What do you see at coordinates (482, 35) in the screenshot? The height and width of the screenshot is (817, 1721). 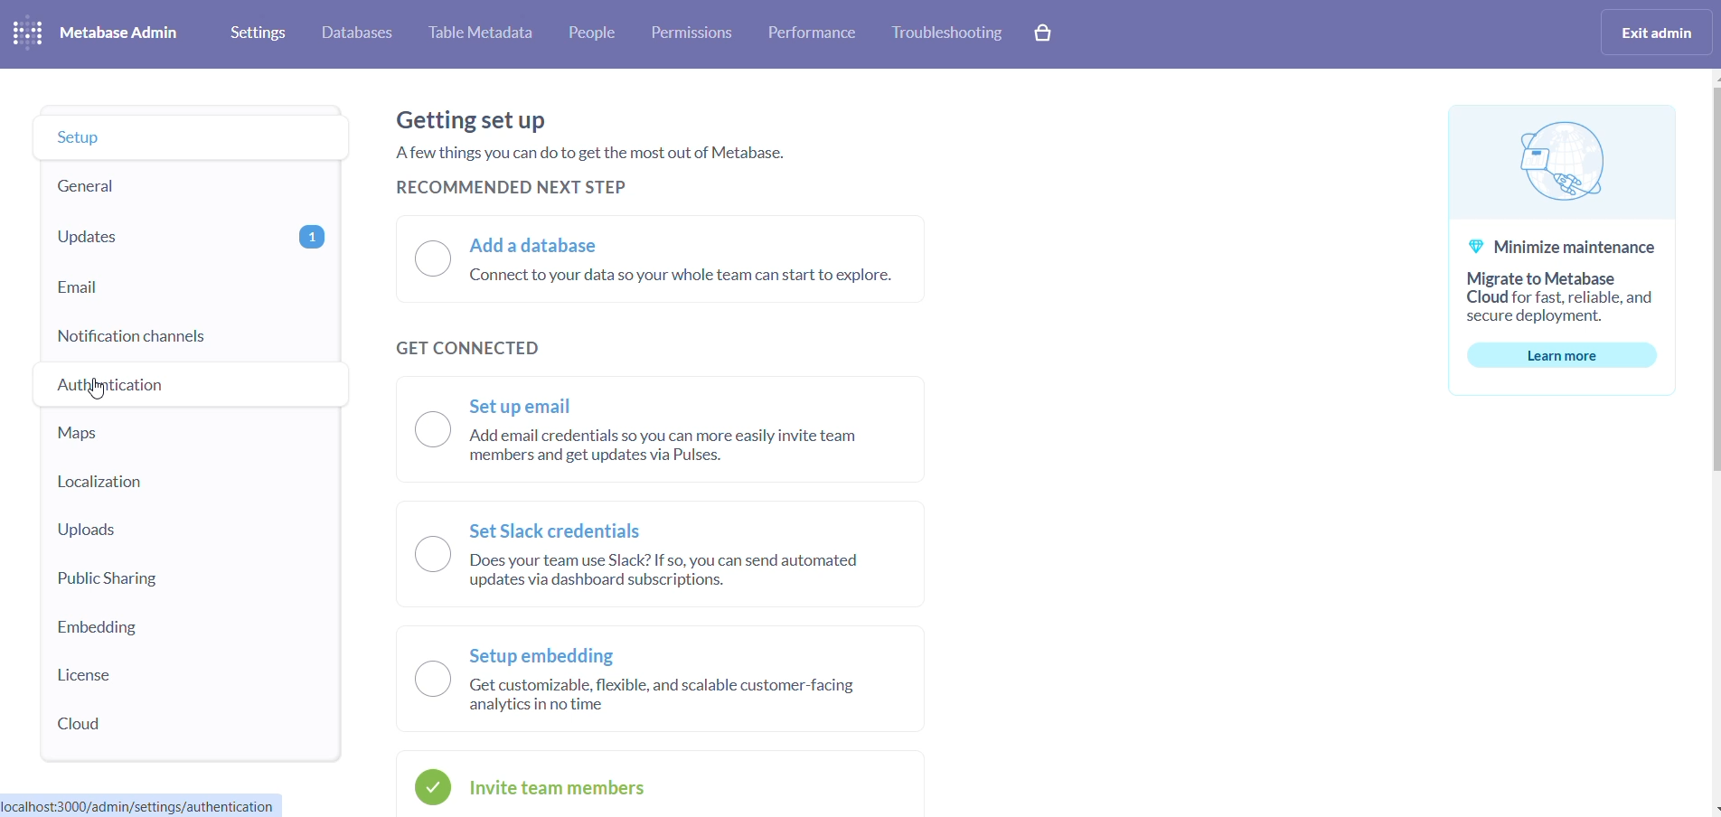 I see `Table metadata` at bounding box center [482, 35].